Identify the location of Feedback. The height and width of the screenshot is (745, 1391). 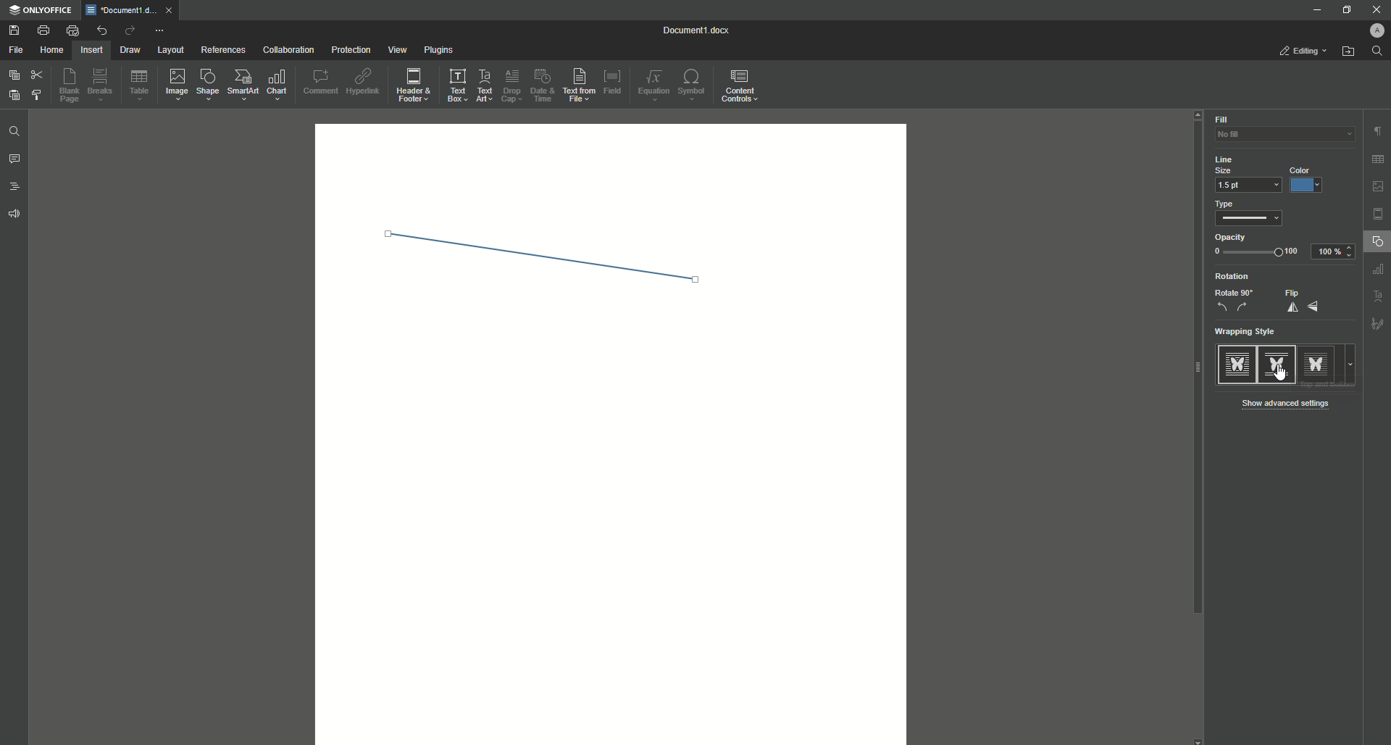
(12, 217).